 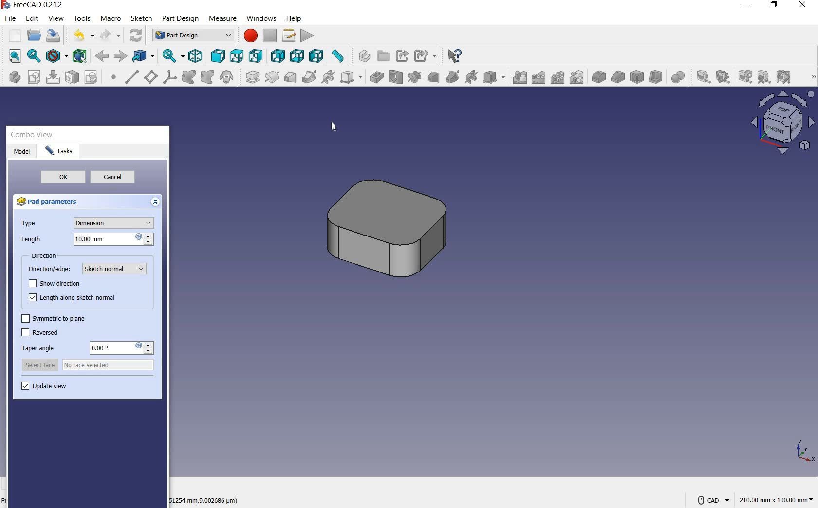 What do you see at coordinates (112, 178) in the screenshot?
I see `cancel` at bounding box center [112, 178].